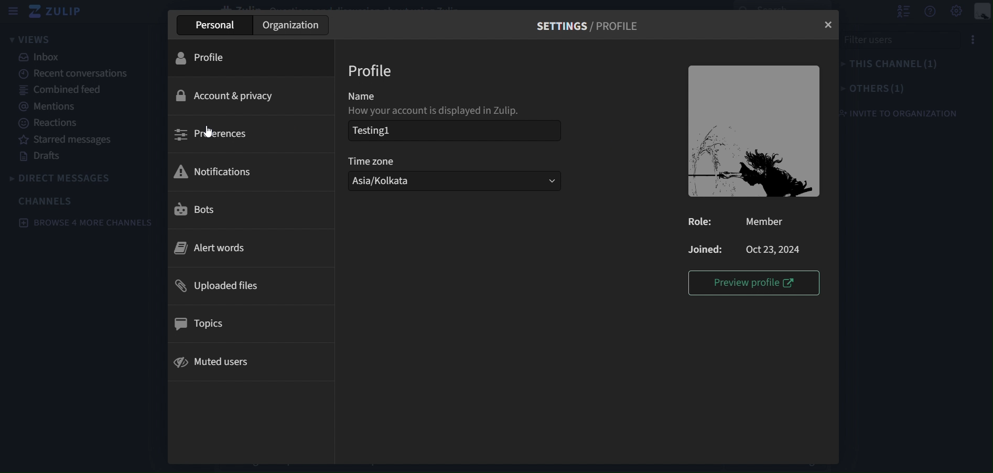  What do you see at coordinates (251, 321) in the screenshot?
I see `topics` at bounding box center [251, 321].